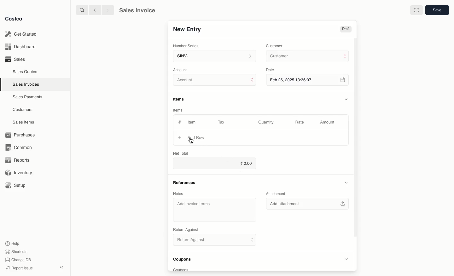  Describe the element at coordinates (215, 81) in the screenshot. I see `Account` at that location.